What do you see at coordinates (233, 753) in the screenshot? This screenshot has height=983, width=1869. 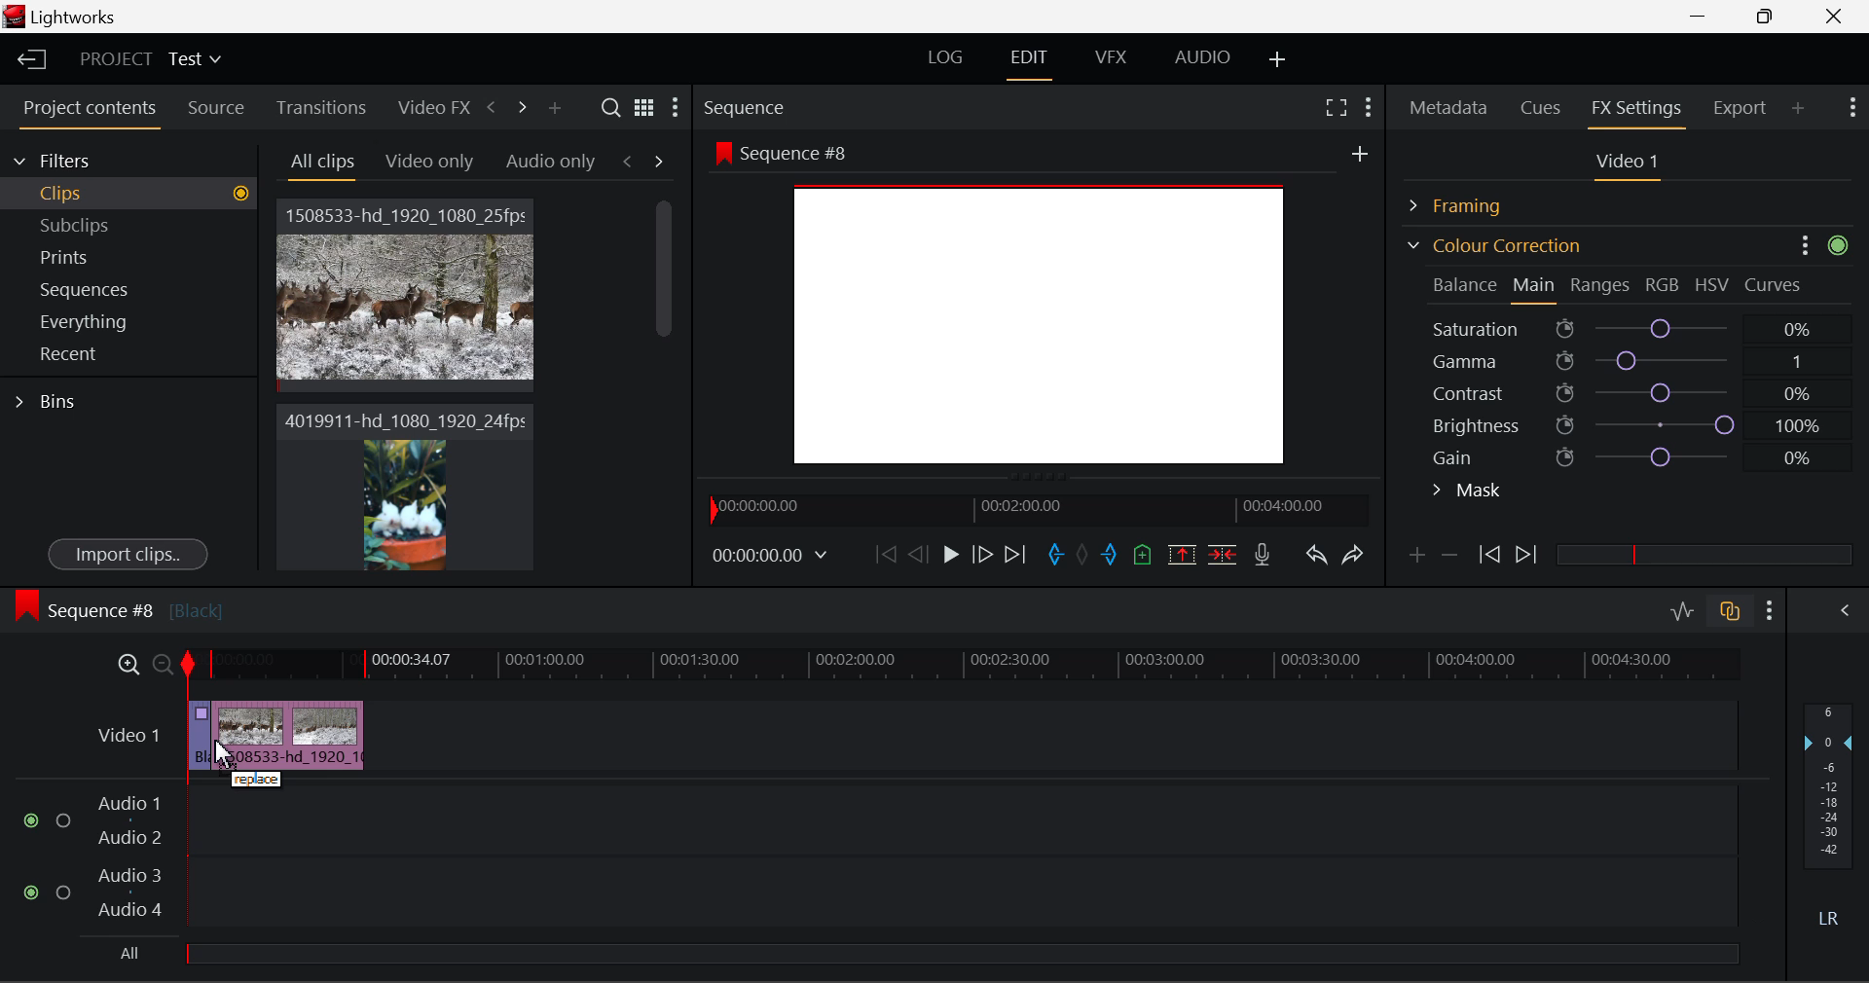 I see `cursor` at bounding box center [233, 753].